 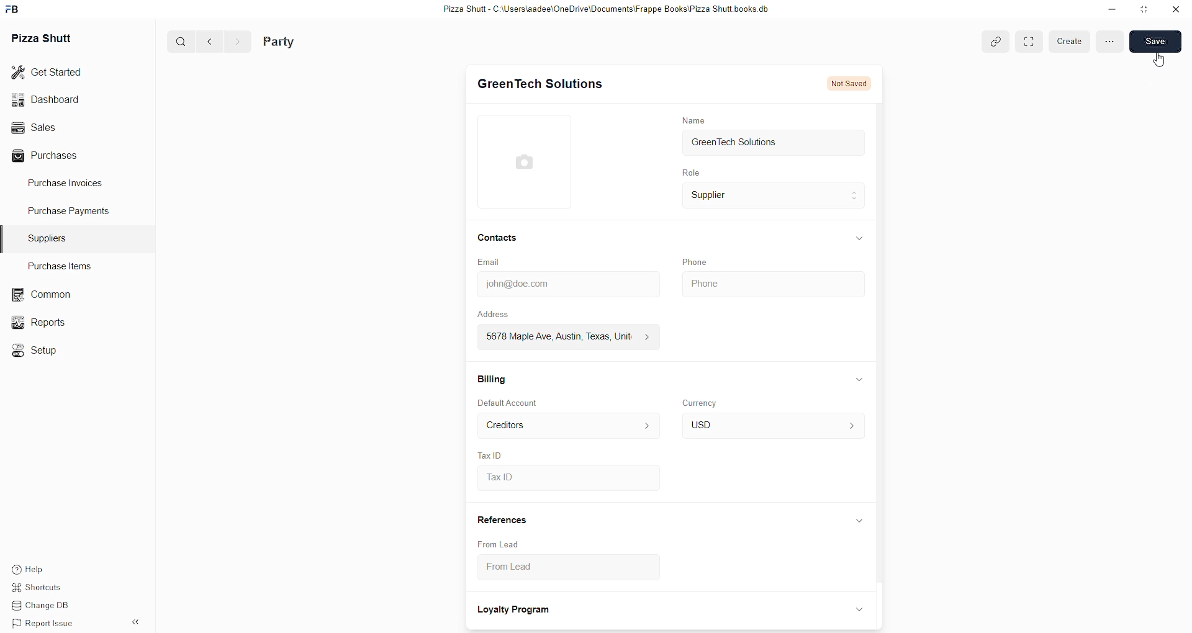 I want to click on Purchase Items, so click(x=64, y=266).